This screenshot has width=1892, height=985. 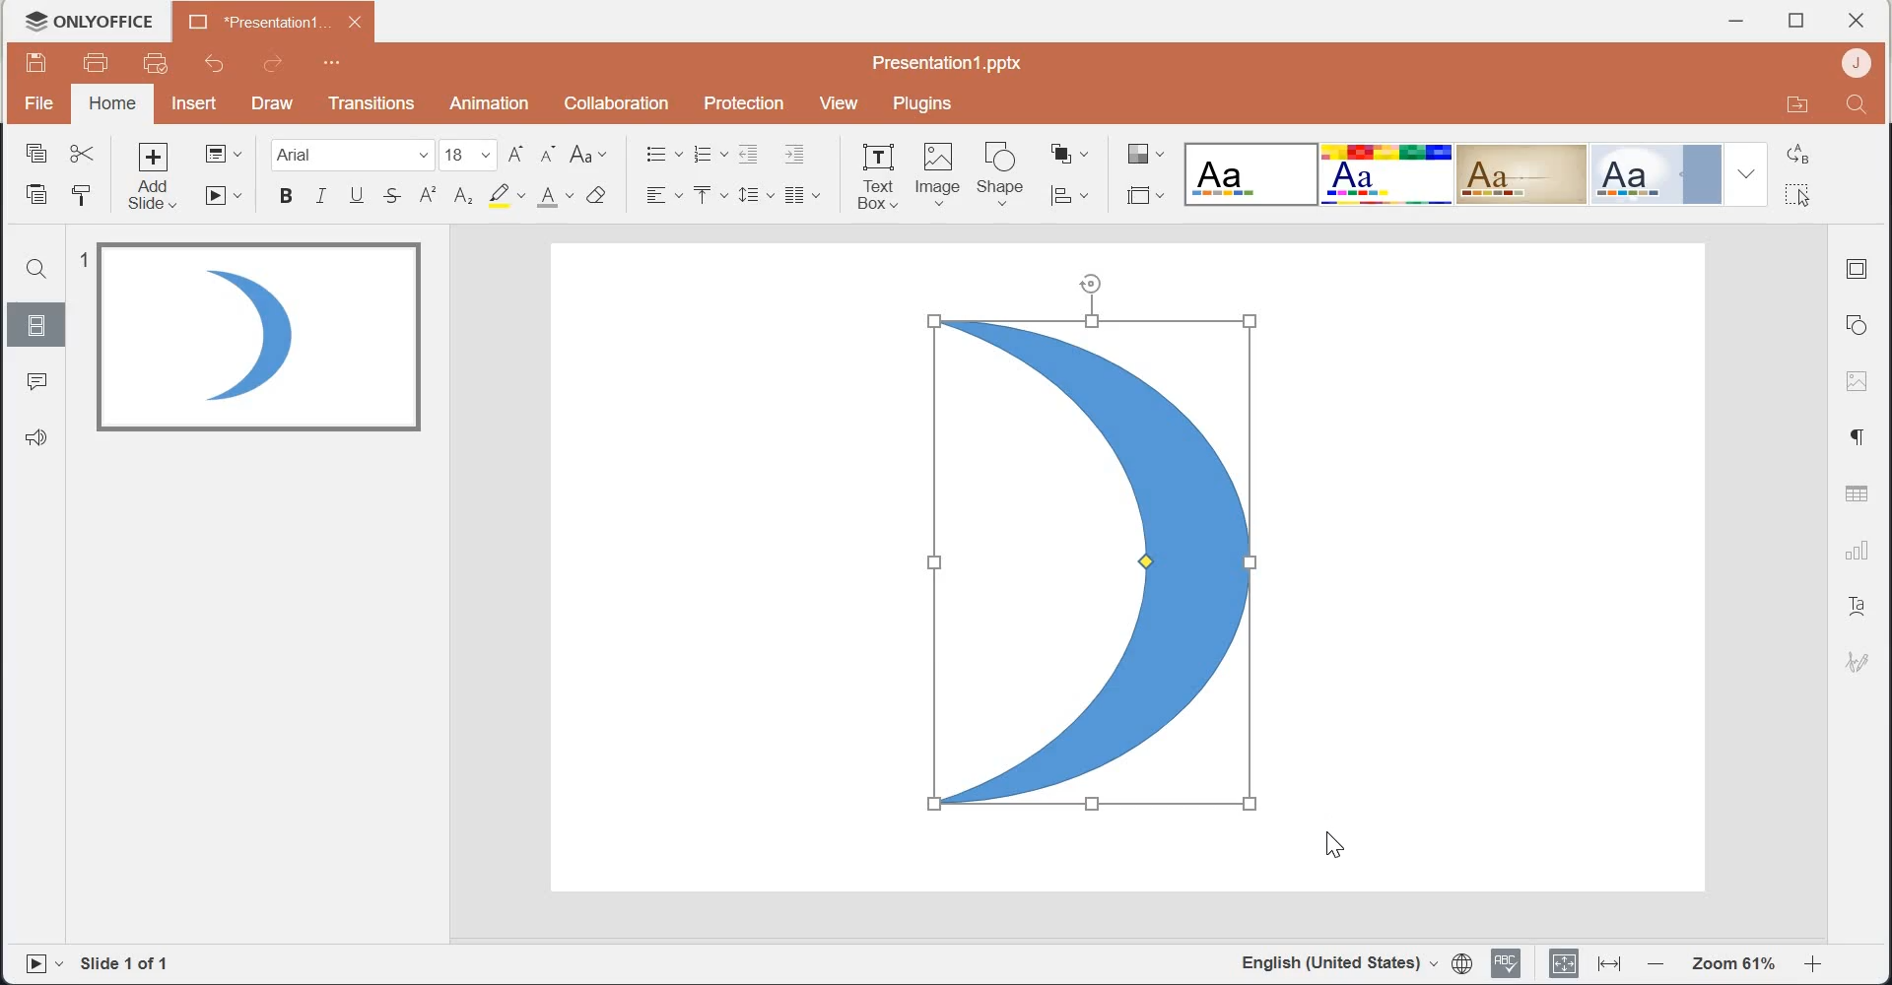 What do you see at coordinates (269, 104) in the screenshot?
I see `Draw` at bounding box center [269, 104].